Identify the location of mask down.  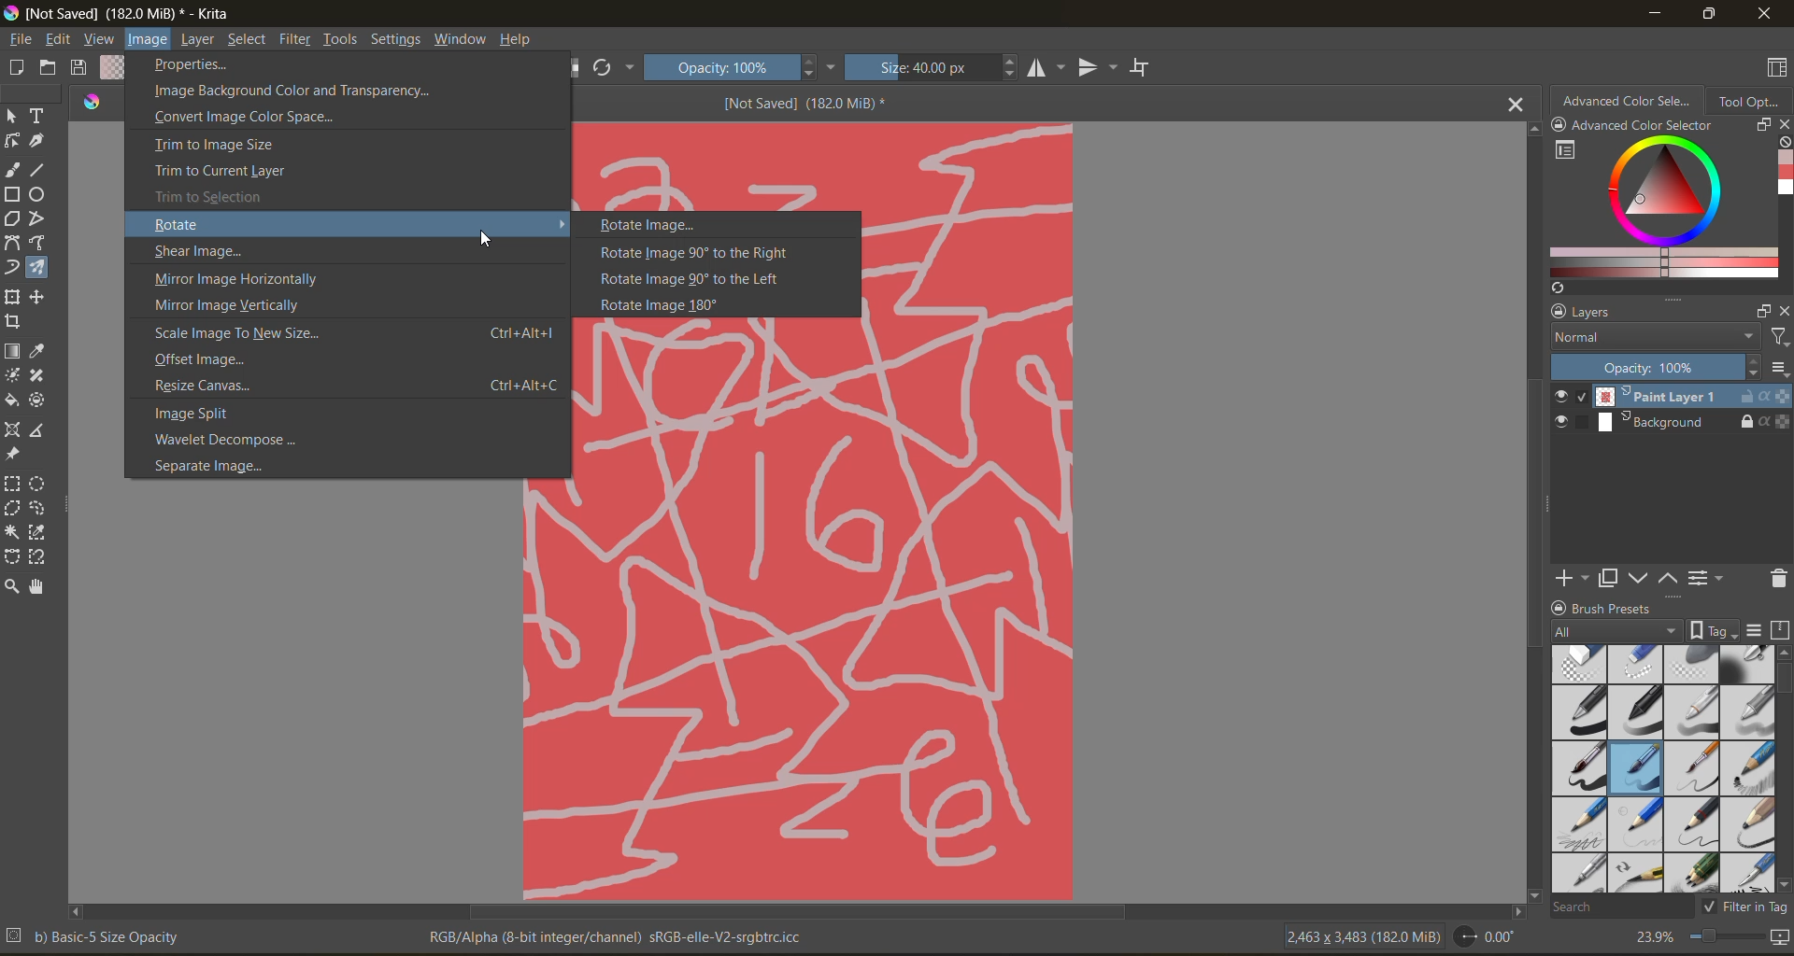
(1638, 579).